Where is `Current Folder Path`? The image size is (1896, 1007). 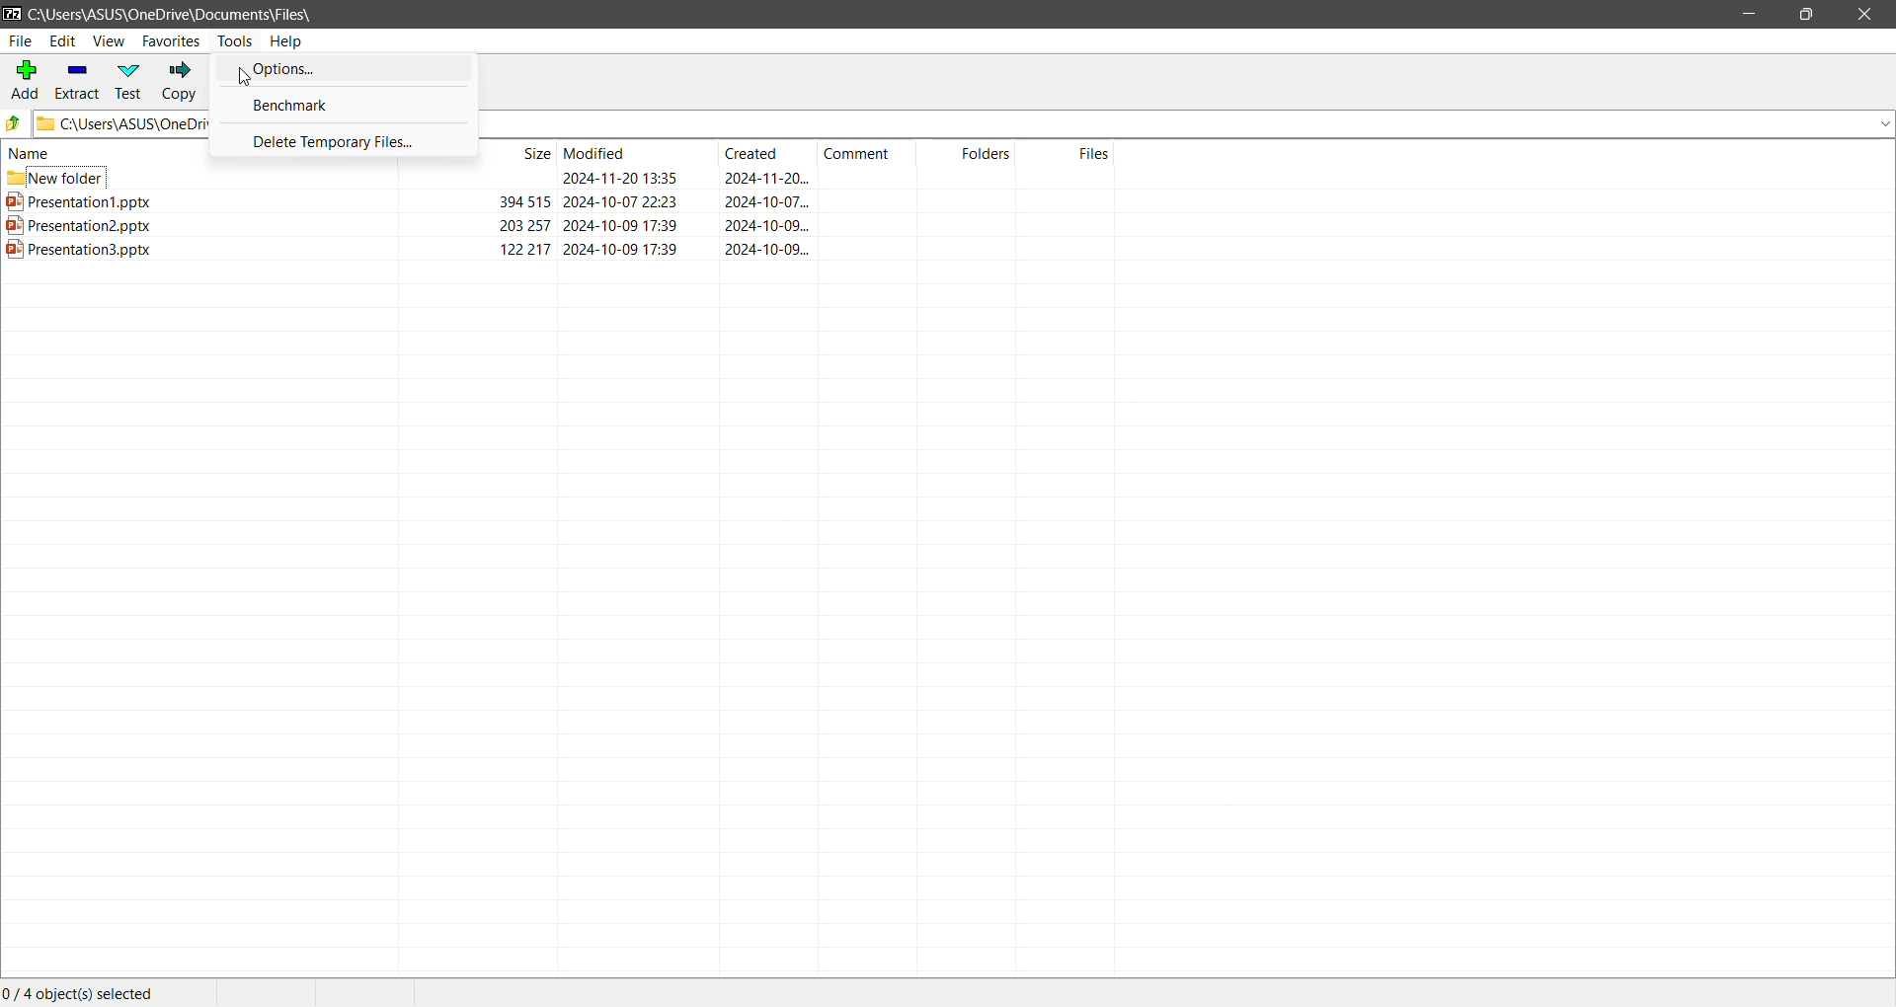
Current Folder Path is located at coordinates (121, 124).